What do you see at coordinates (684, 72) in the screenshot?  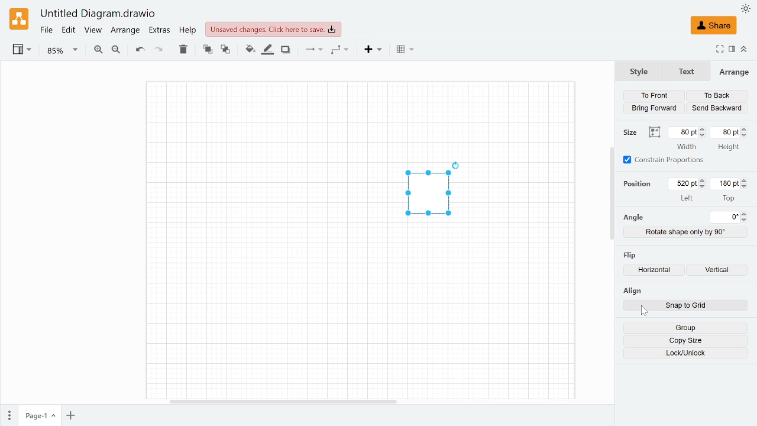 I see `Text` at bounding box center [684, 72].